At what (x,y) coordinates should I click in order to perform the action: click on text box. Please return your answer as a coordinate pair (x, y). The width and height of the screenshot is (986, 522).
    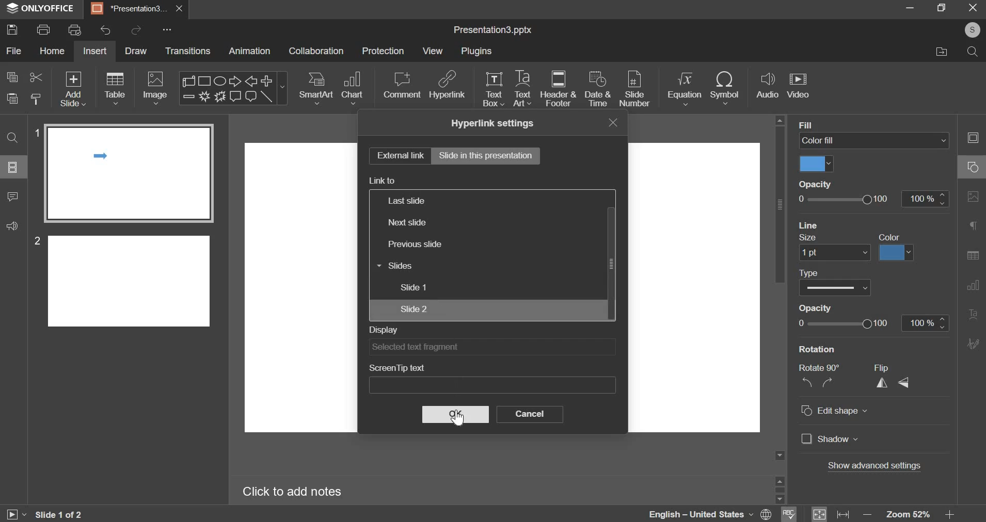
    Looking at the image, I should click on (494, 89).